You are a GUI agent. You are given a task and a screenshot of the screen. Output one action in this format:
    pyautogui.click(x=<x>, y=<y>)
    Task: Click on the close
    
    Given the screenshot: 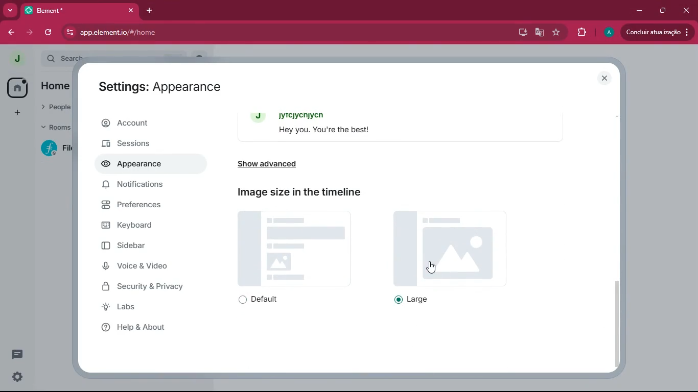 What is the action you would take?
    pyautogui.click(x=685, y=10)
    